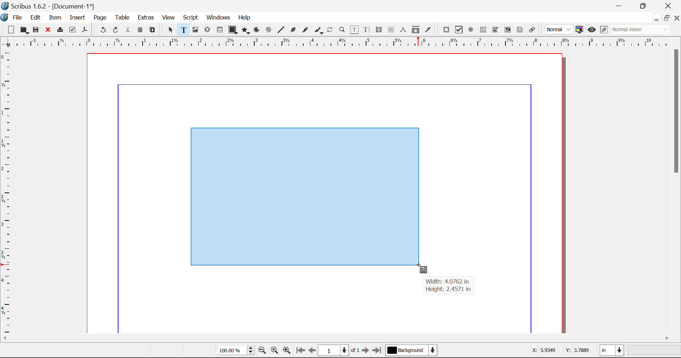  Describe the element at coordinates (24, 30) in the screenshot. I see `Open` at that location.